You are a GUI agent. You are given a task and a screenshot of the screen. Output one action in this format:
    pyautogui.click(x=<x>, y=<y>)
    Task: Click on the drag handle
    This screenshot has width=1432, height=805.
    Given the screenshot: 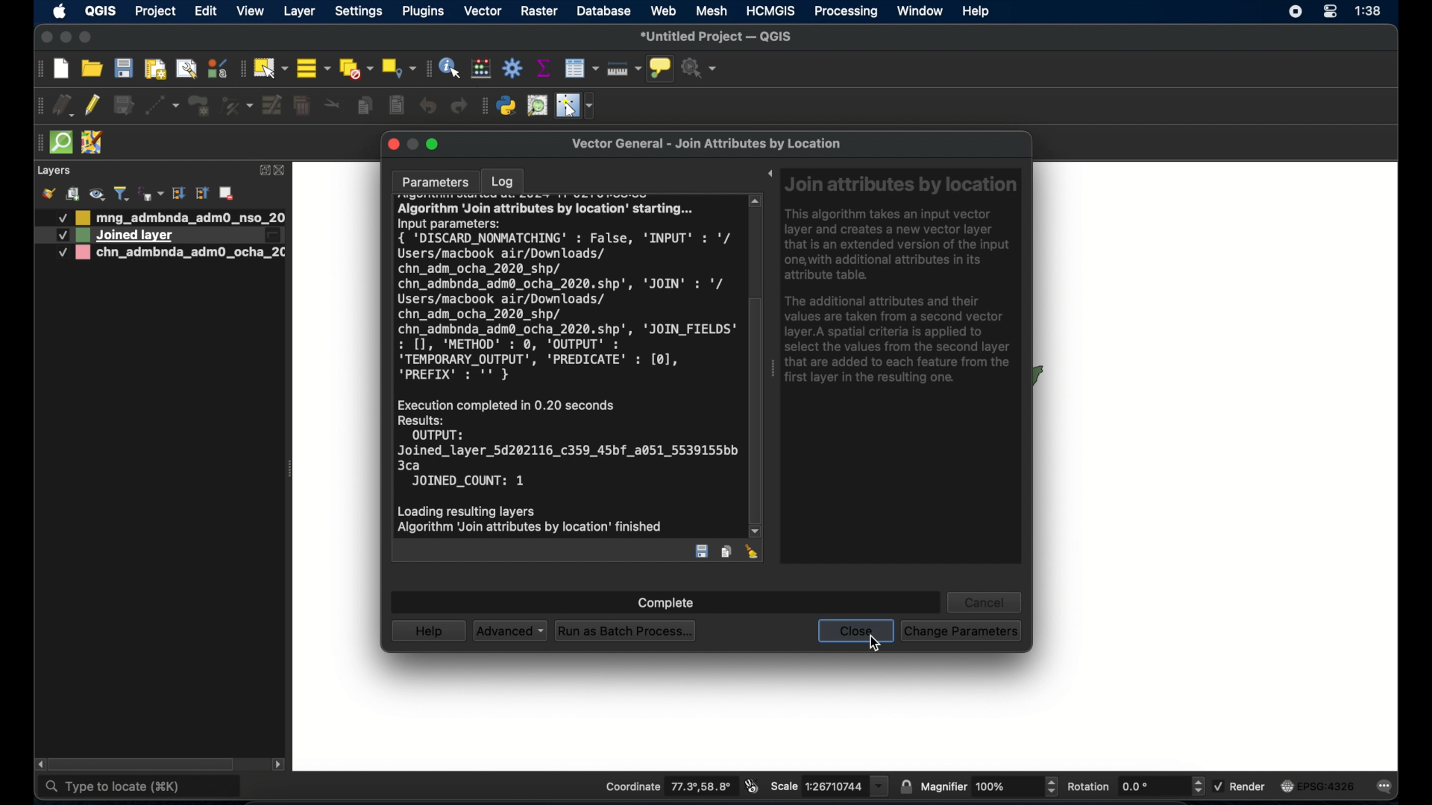 What is the action you would take?
    pyautogui.click(x=38, y=142)
    